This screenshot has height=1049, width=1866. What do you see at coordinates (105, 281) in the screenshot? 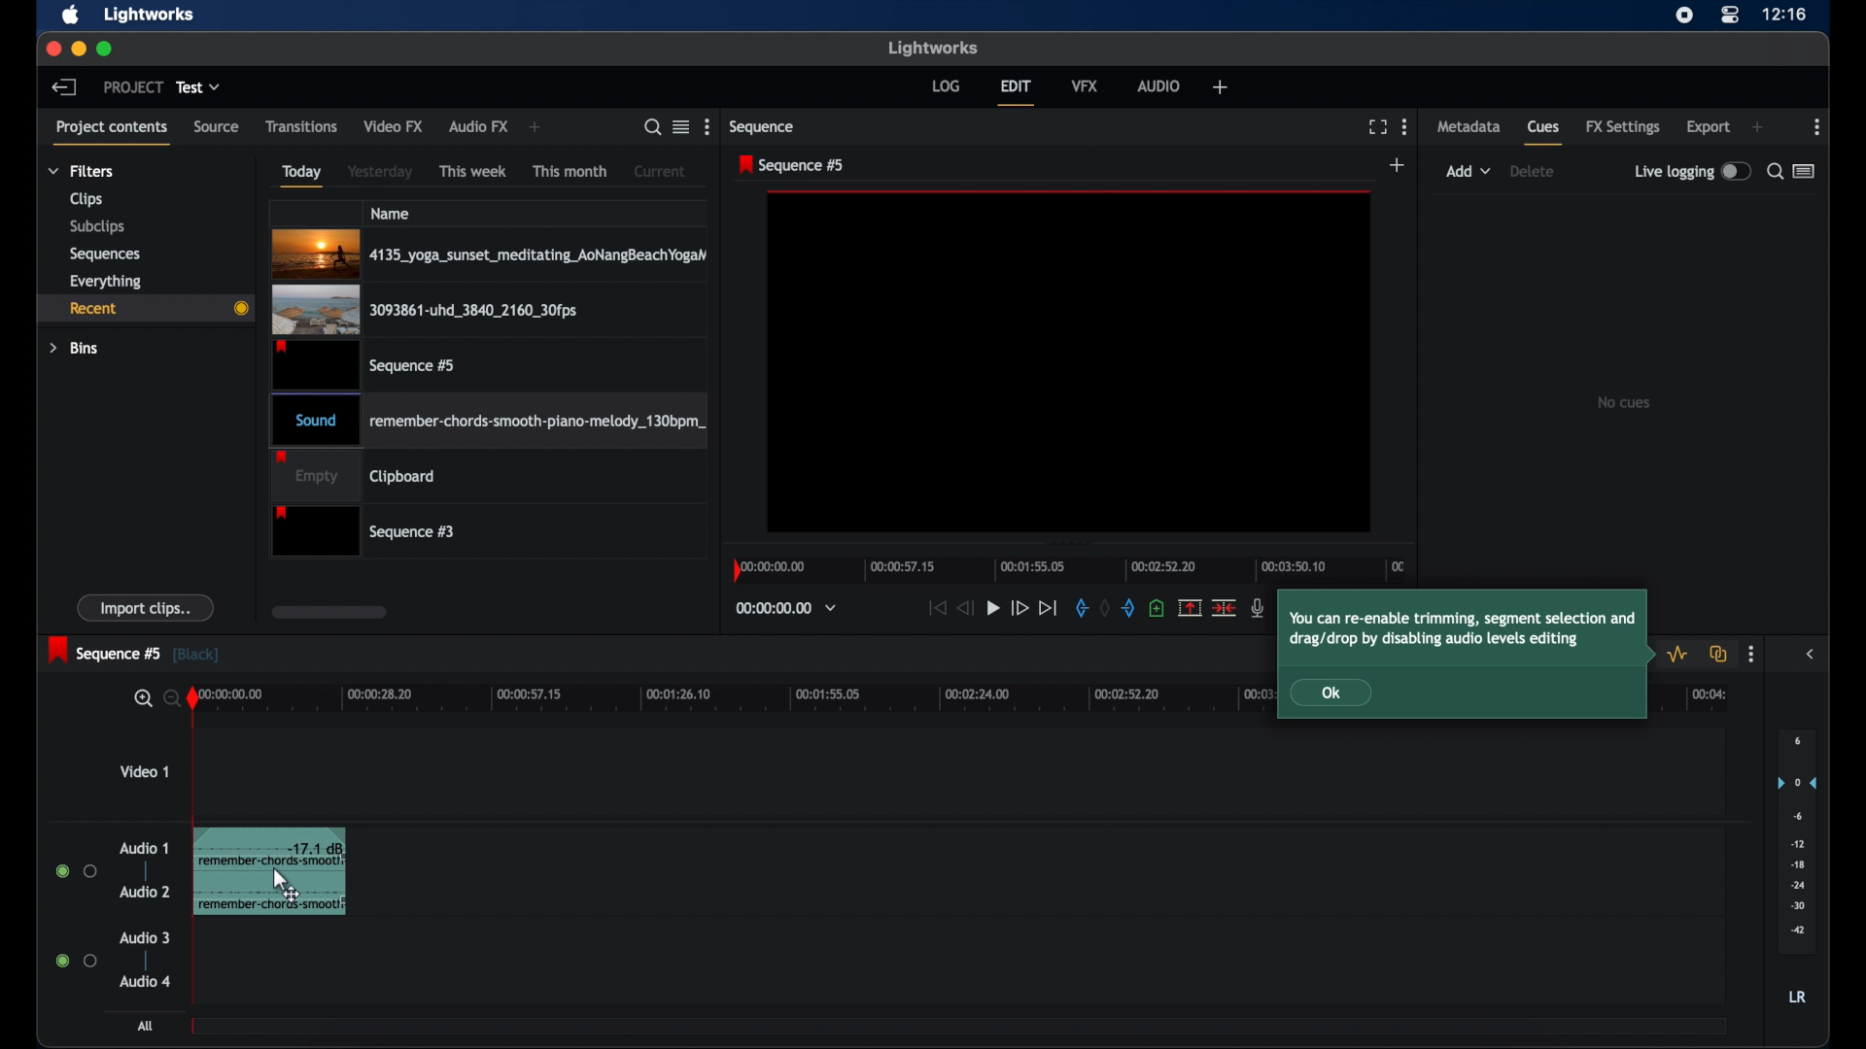
I see `everything` at bounding box center [105, 281].